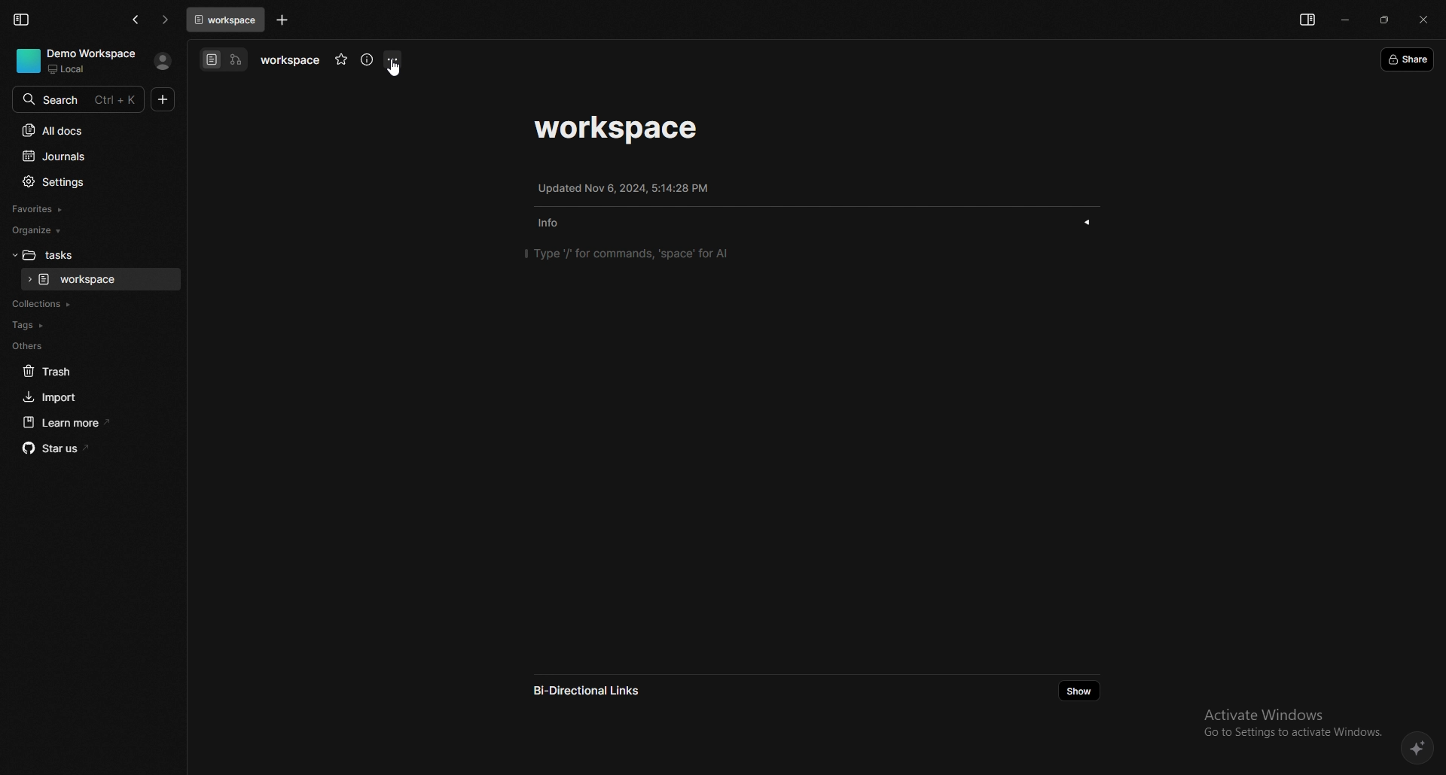  What do you see at coordinates (81, 230) in the screenshot?
I see `organize` at bounding box center [81, 230].